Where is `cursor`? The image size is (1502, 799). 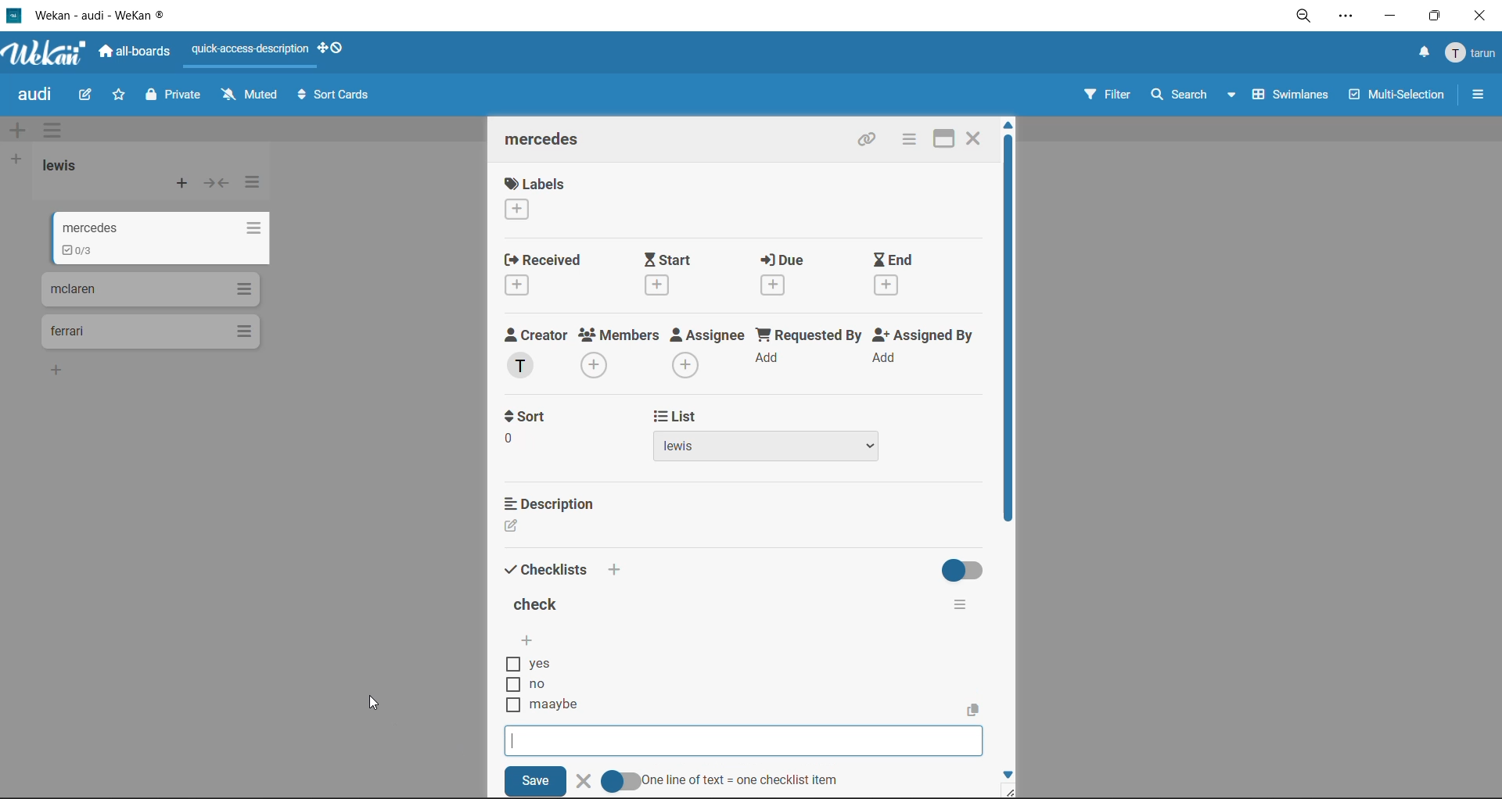
cursor is located at coordinates (375, 702).